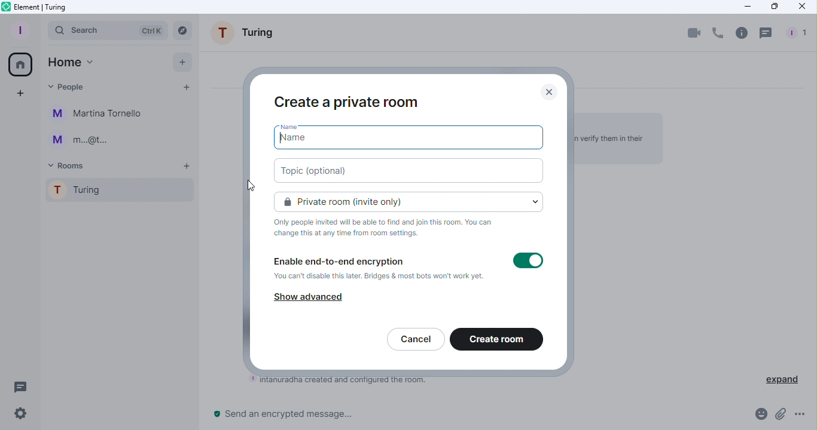  What do you see at coordinates (553, 91) in the screenshot?
I see `Close` at bounding box center [553, 91].